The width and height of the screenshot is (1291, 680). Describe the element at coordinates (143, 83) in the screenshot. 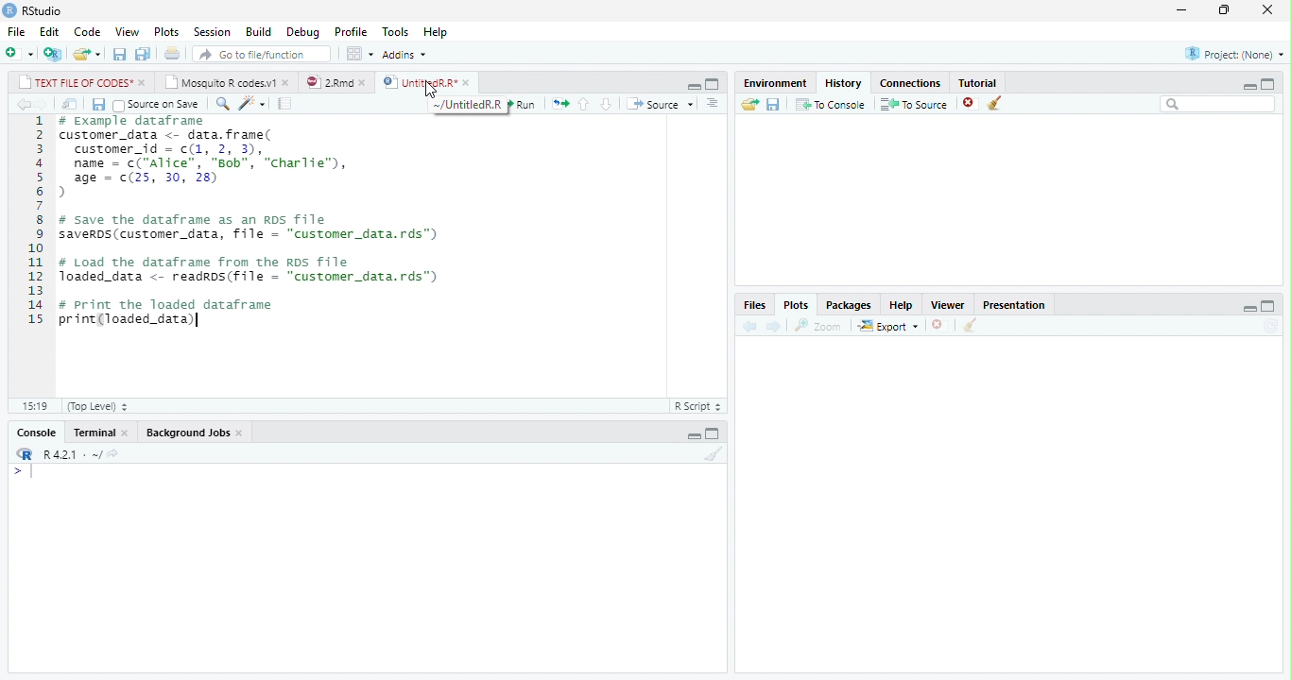

I see `close` at that location.